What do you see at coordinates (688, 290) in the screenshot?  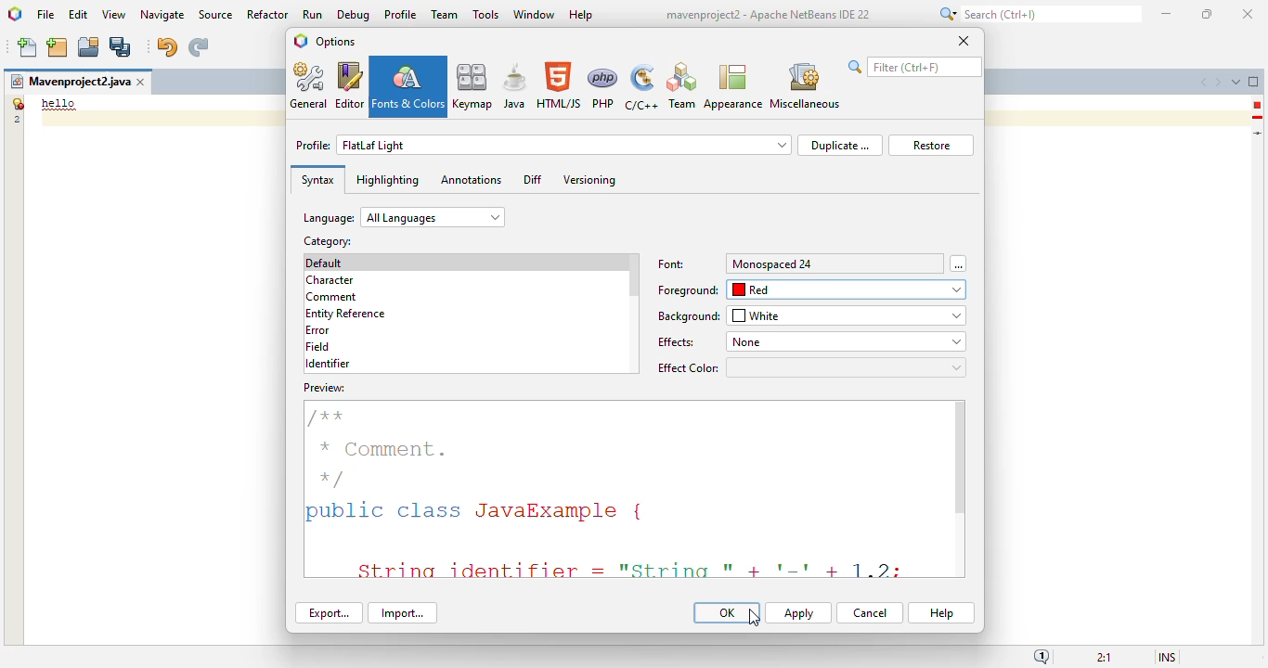 I see `foreground: ` at bounding box center [688, 290].